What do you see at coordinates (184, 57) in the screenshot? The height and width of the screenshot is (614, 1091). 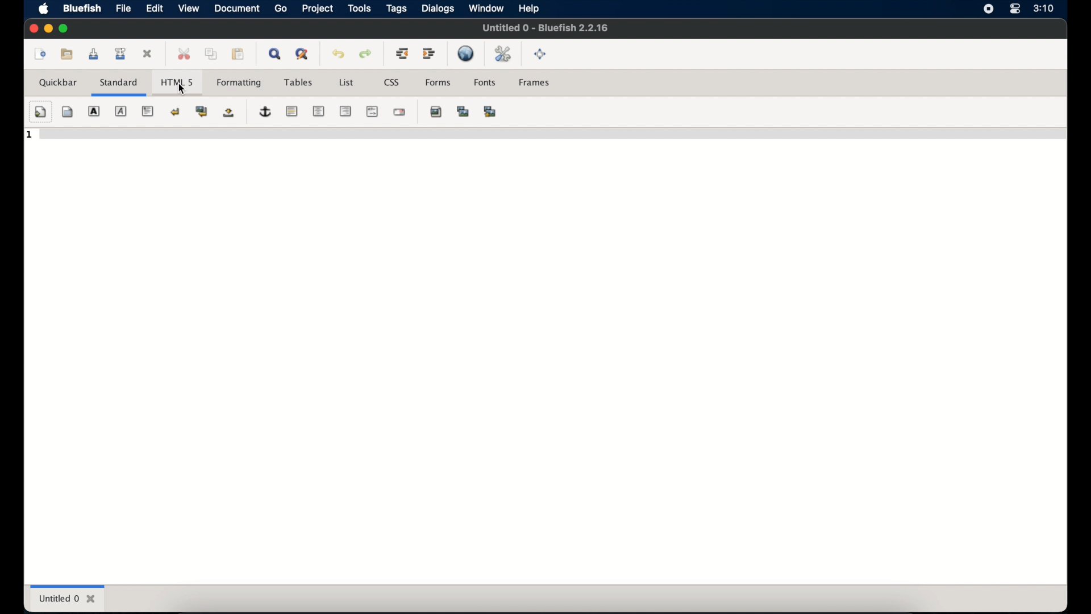 I see `cut` at bounding box center [184, 57].